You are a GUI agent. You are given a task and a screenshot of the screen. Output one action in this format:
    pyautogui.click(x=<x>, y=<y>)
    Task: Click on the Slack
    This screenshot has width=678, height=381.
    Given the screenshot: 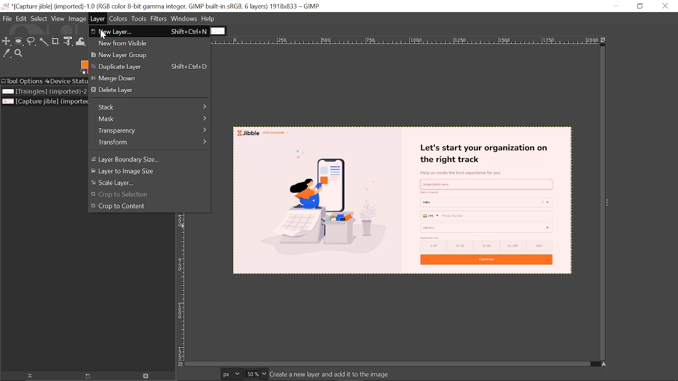 What is the action you would take?
    pyautogui.click(x=152, y=106)
    